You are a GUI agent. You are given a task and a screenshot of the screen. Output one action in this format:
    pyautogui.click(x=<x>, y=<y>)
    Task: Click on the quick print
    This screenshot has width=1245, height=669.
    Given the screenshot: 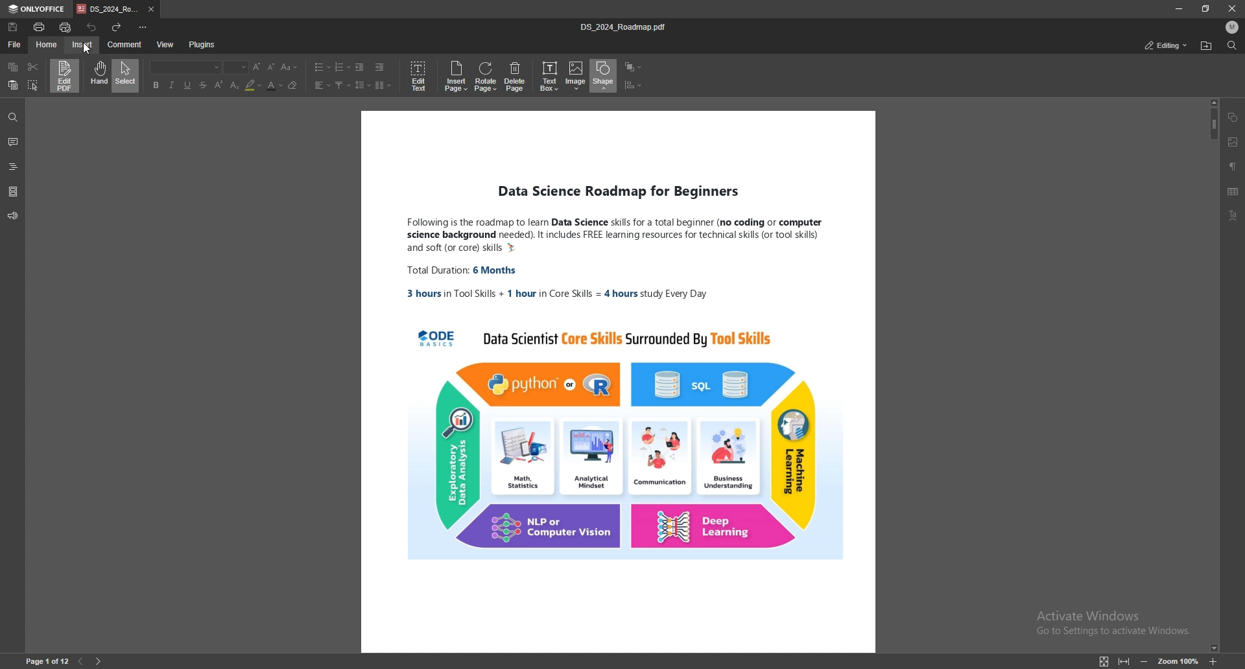 What is the action you would take?
    pyautogui.click(x=67, y=27)
    